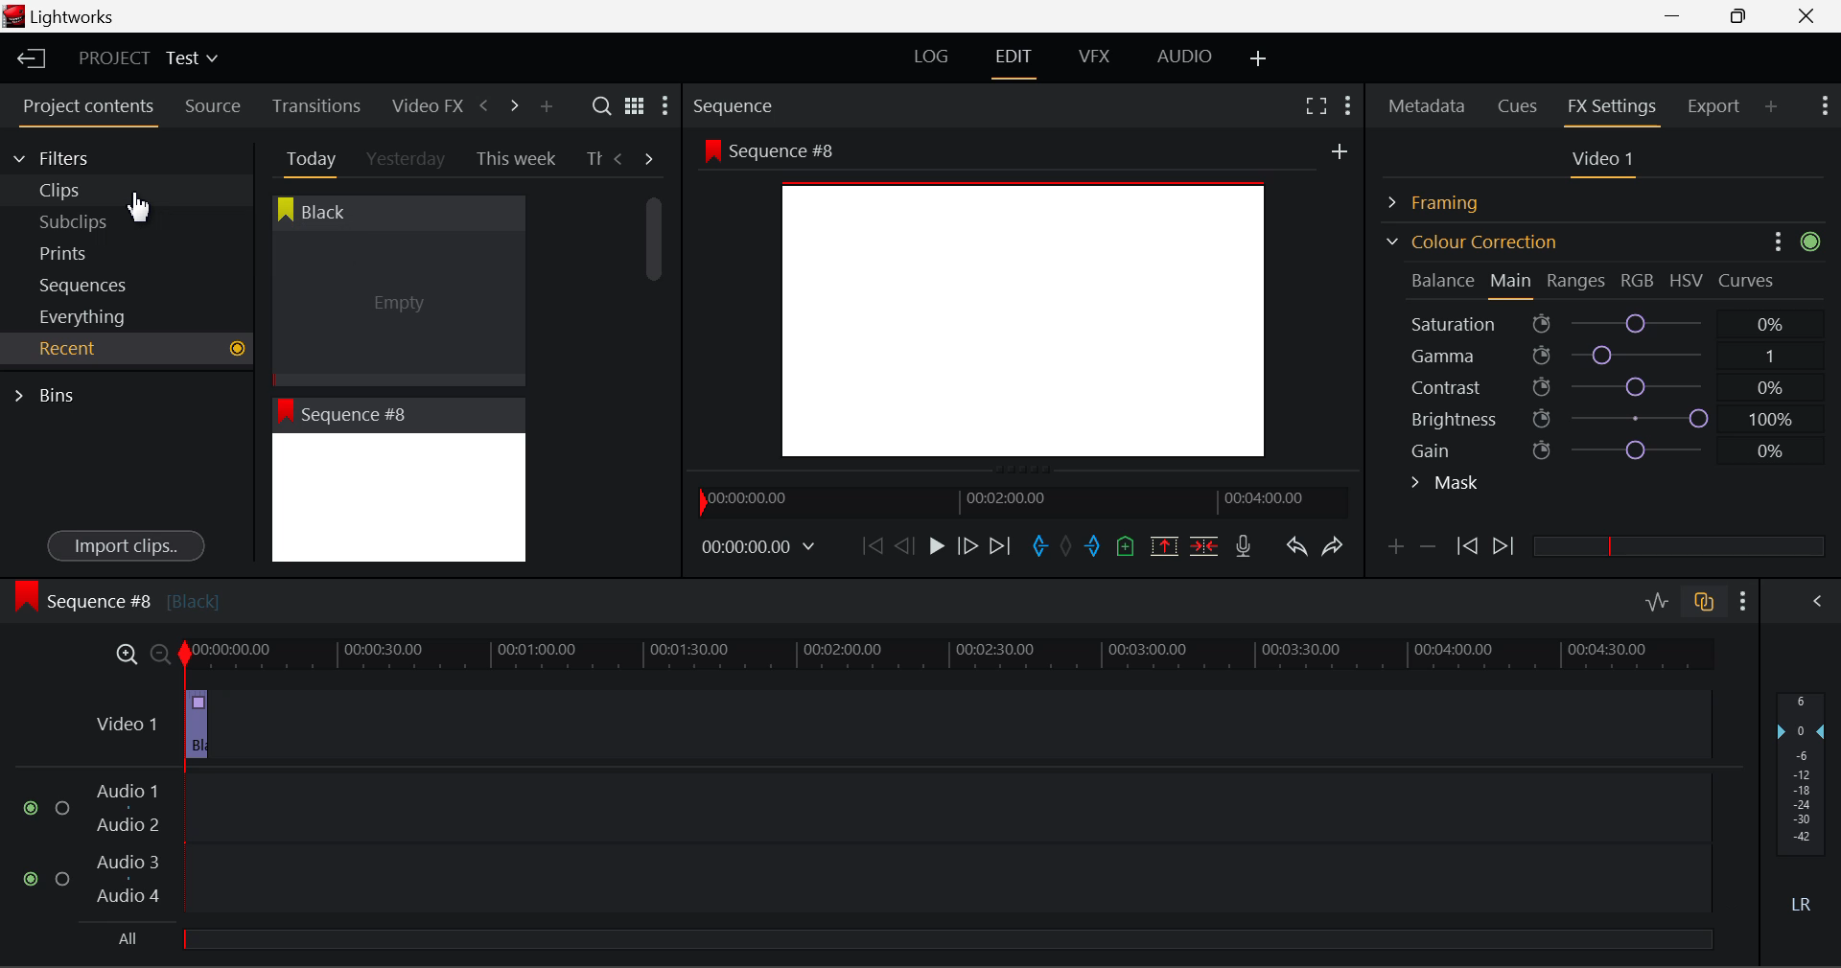  What do you see at coordinates (1823, 104) in the screenshot?
I see `Show Settings` at bounding box center [1823, 104].